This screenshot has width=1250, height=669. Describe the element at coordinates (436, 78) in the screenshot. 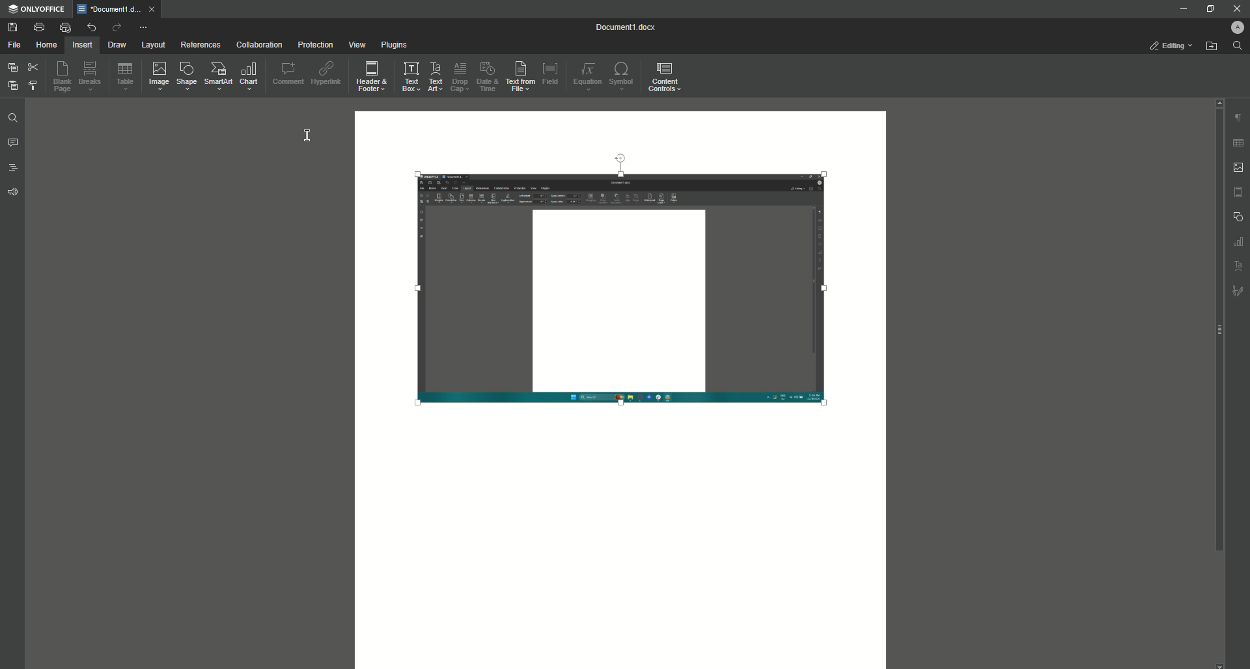

I see `Text Art` at that location.